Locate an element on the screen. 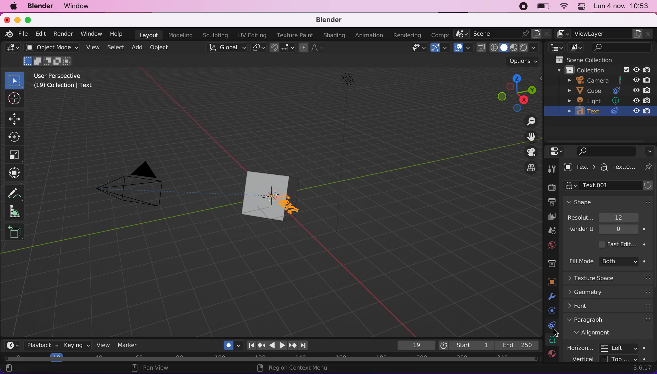  transform pivot point is located at coordinates (258, 48).